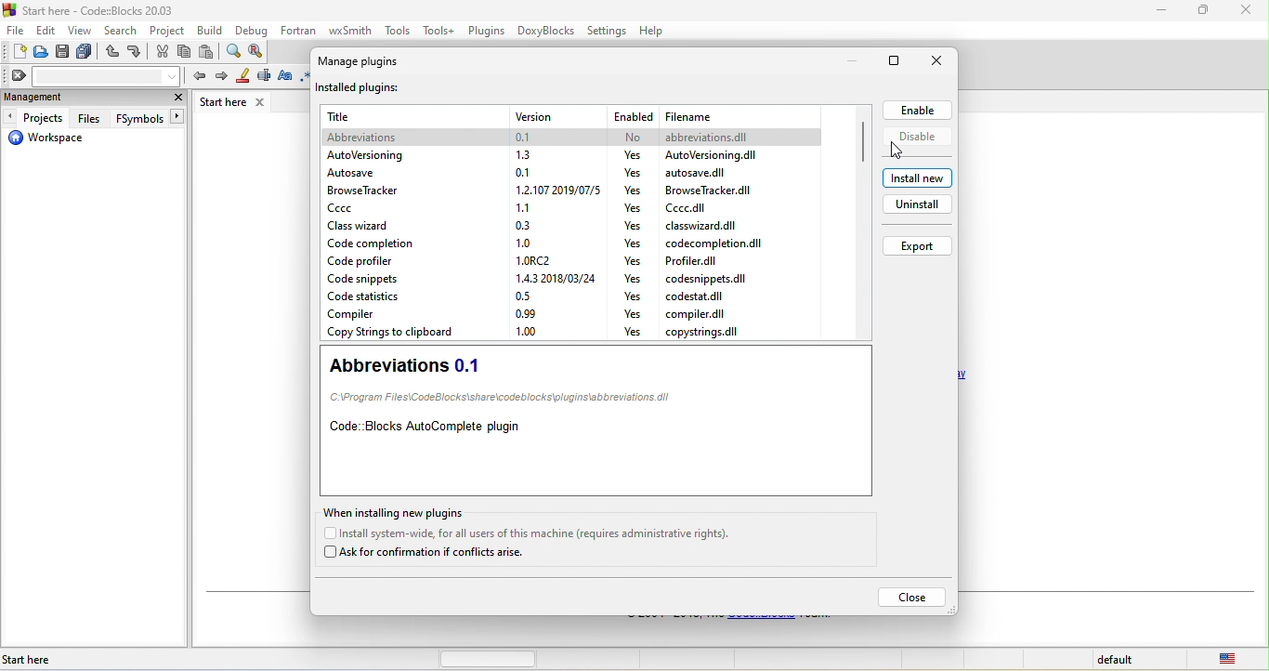 This screenshot has height=671, width=1269. Describe the element at coordinates (42, 52) in the screenshot. I see `open` at that location.